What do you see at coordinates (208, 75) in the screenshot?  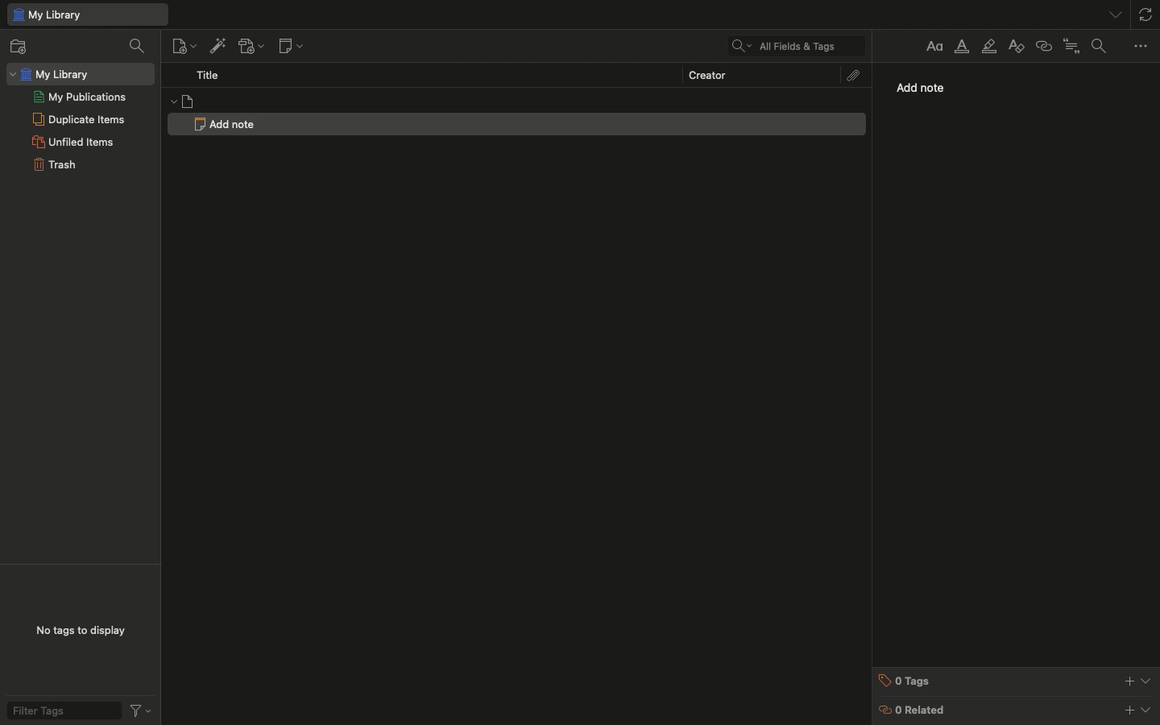 I see `Title` at bounding box center [208, 75].